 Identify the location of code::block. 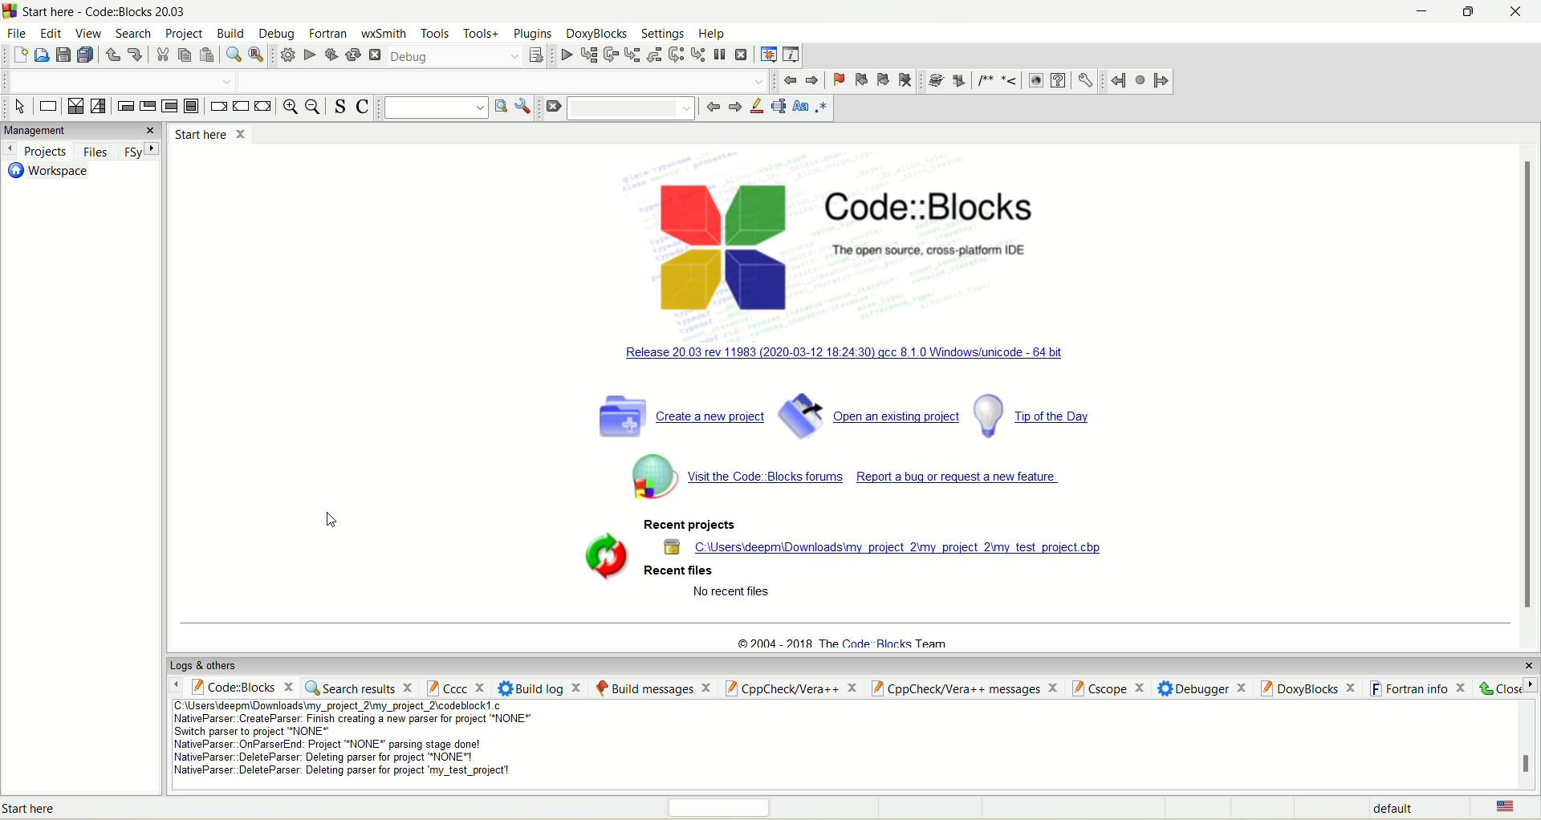
(960, 222).